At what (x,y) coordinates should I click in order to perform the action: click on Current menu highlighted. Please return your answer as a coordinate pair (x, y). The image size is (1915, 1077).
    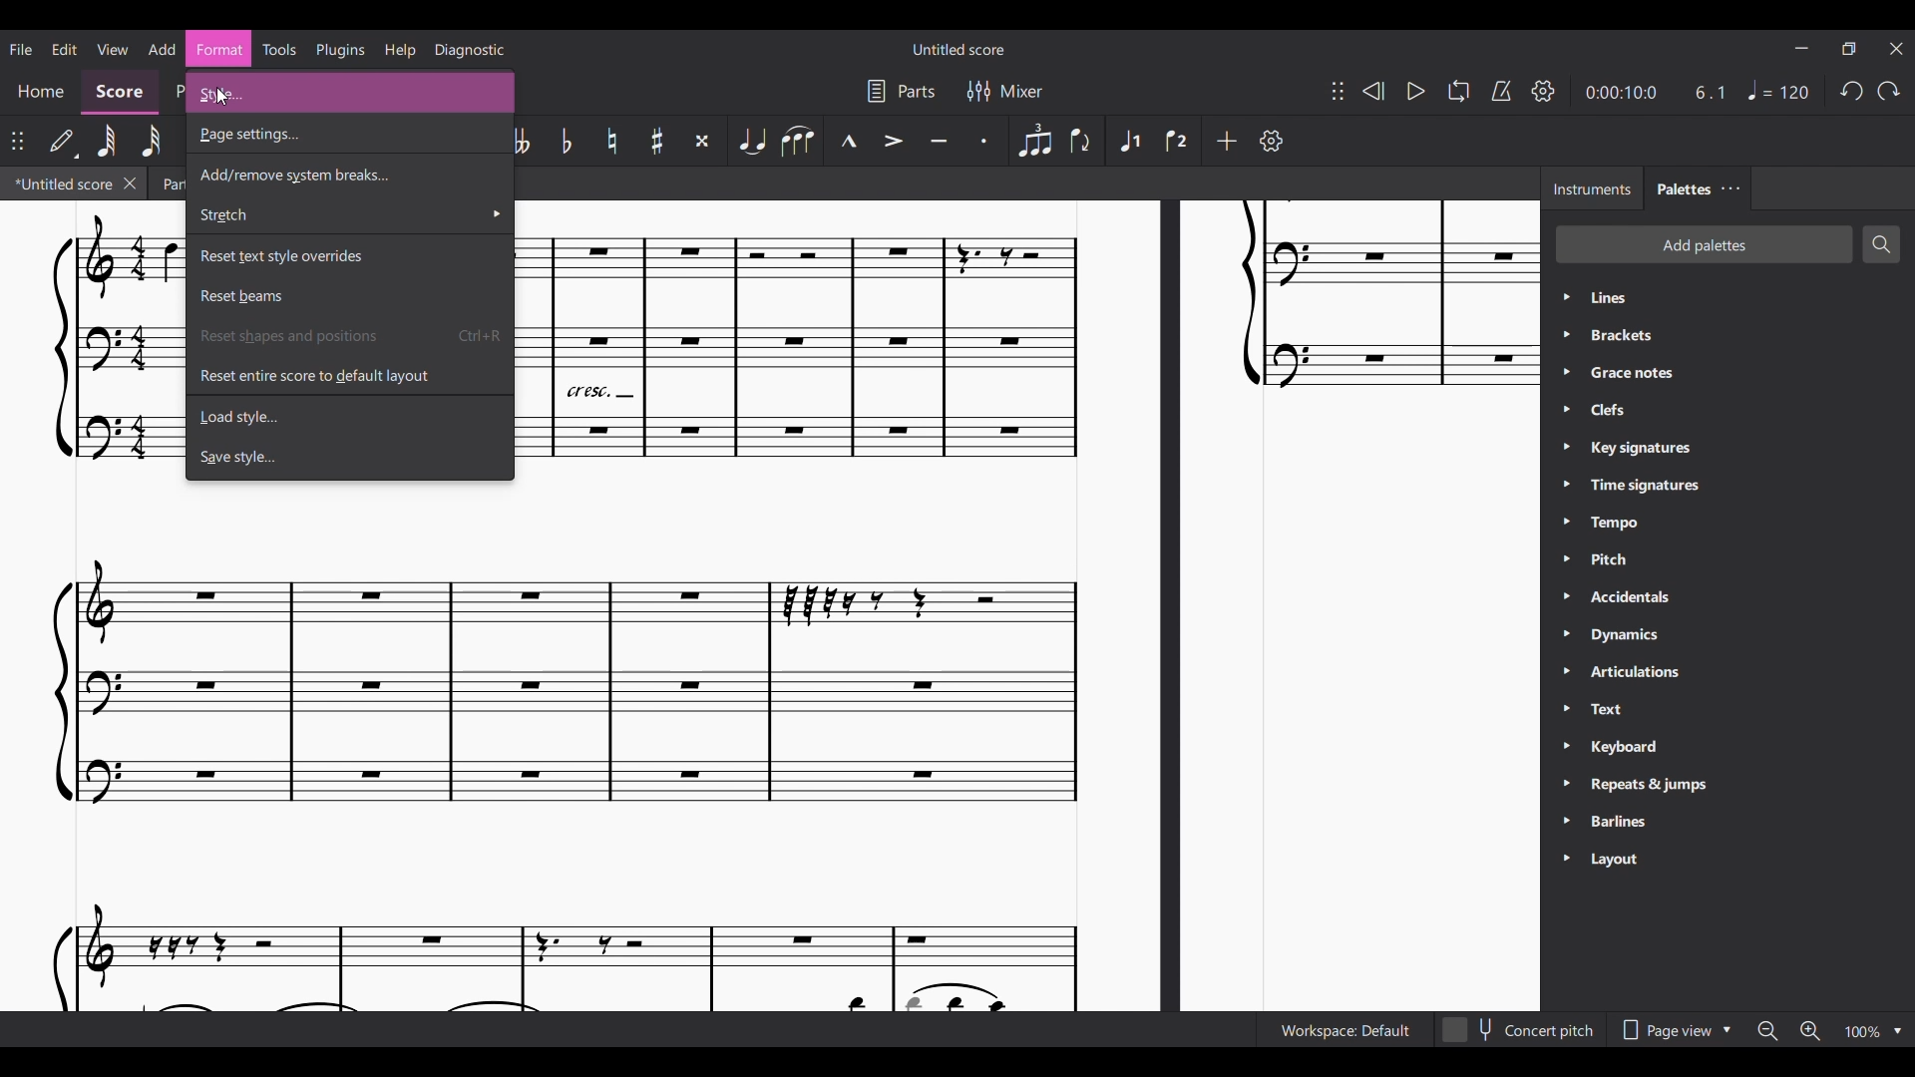
    Looking at the image, I should click on (219, 49).